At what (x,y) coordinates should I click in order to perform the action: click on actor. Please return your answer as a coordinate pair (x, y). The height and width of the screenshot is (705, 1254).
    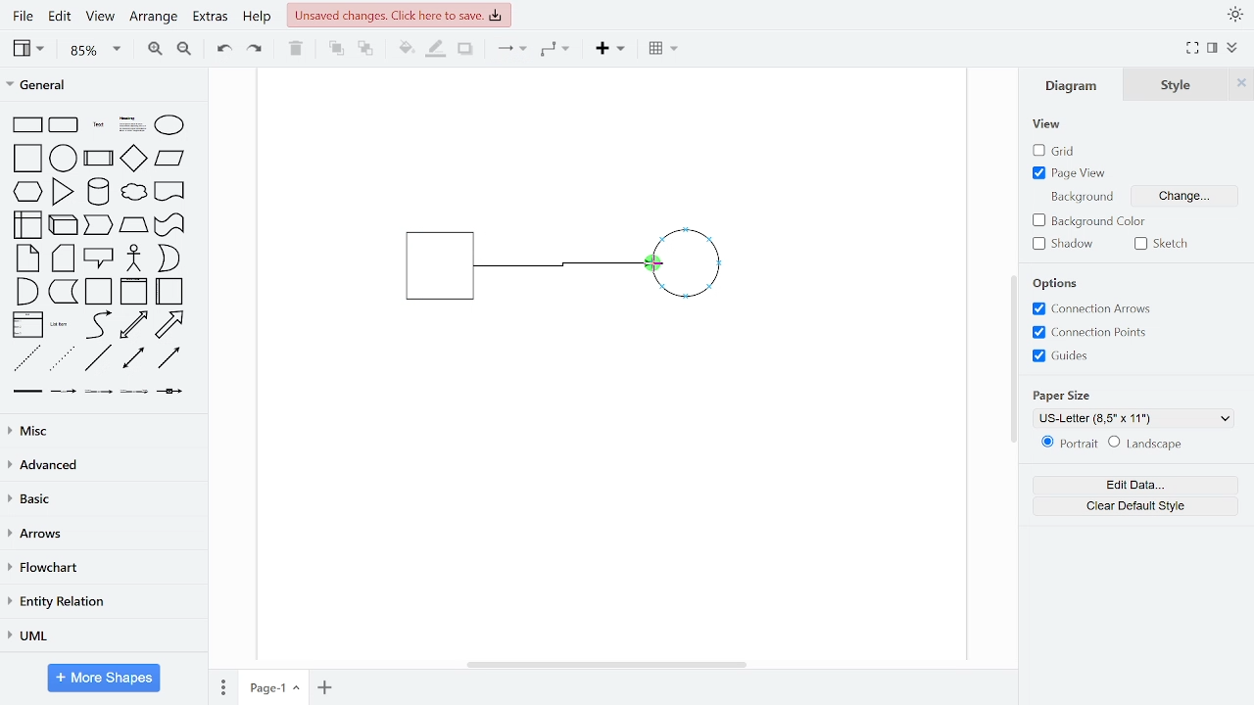
    Looking at the image, I should click on (135, 259).